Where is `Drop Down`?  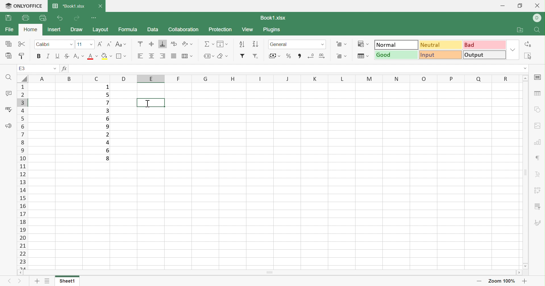
Drop Down is located at coordinates (525, 69).